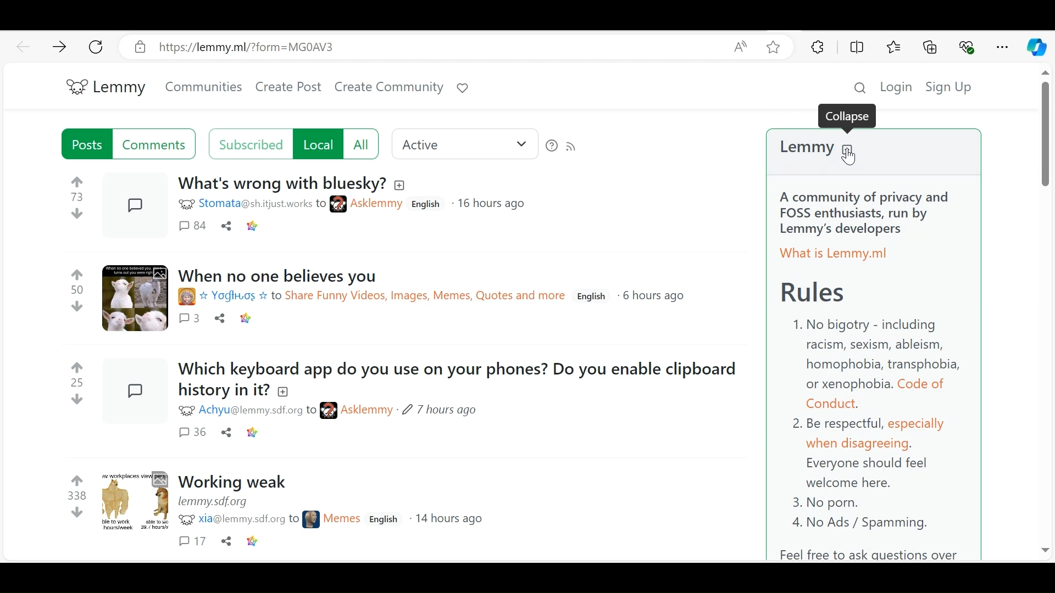 This screenshot has height=593, width=1055. What do you see at coordinates (285, 276) in the screenshot?
I see `Title` at bounding box center [285, 276].